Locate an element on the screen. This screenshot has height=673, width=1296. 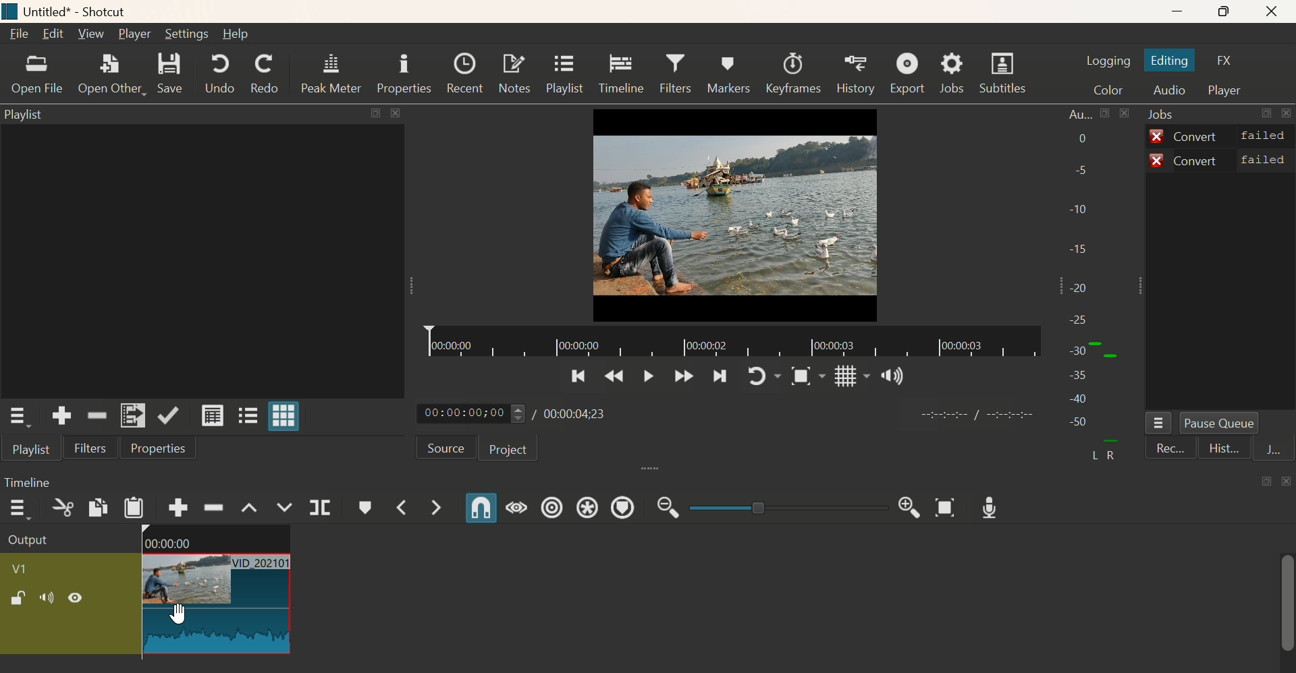
Maximise is located at coordinates (1230, 12).